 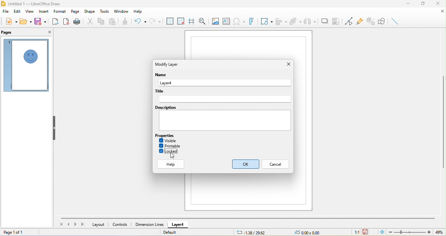 I want to click on clone formatting, so click(x=127, y=21).